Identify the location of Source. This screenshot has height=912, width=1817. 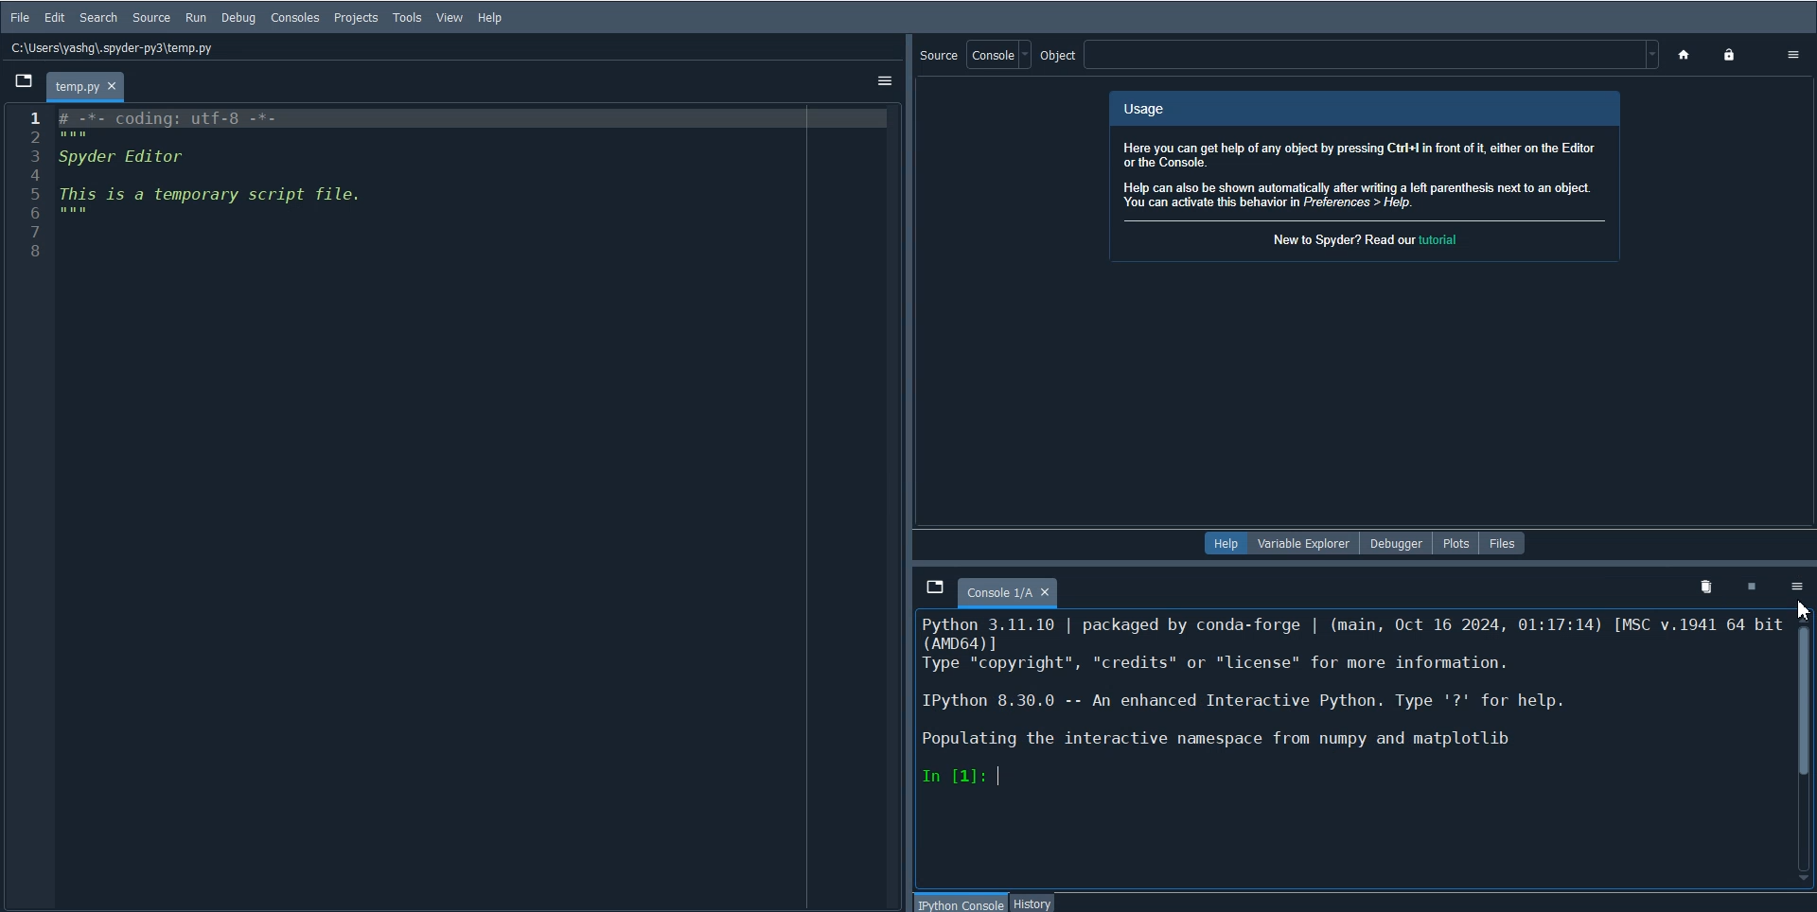
(977, 55).